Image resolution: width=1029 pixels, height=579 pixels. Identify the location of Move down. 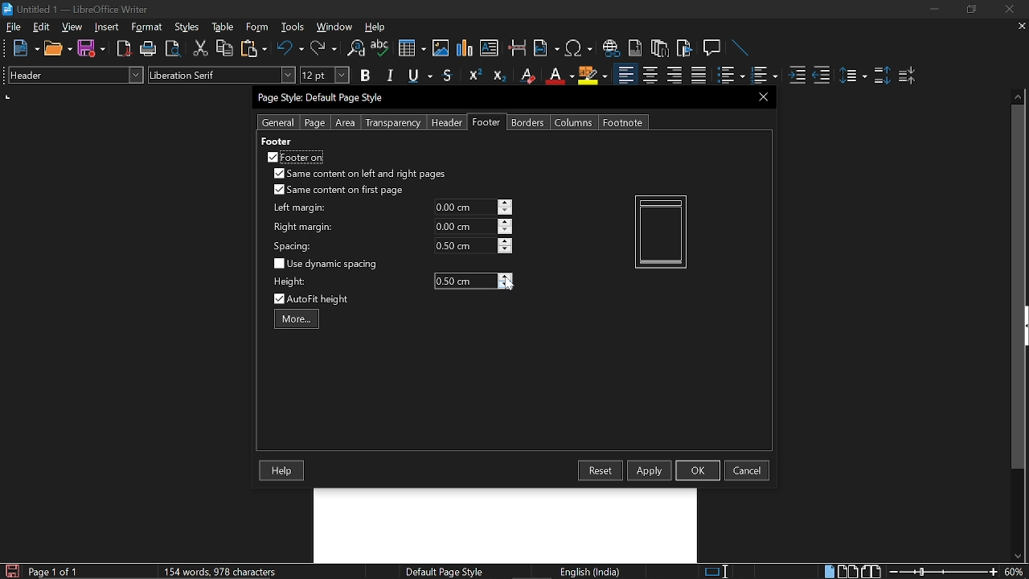
(1017, 556).